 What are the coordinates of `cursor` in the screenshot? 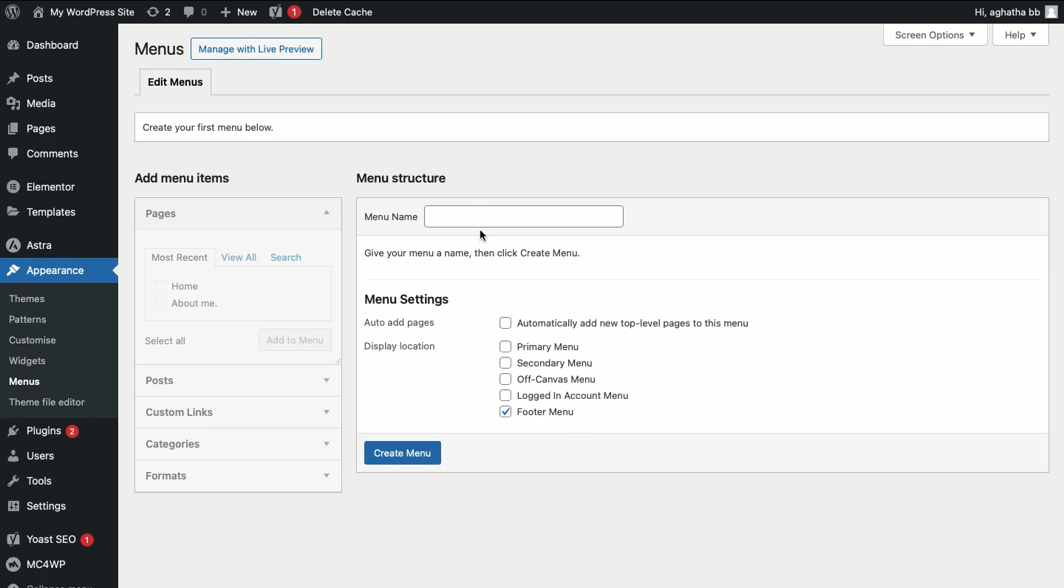 It's located at (484, 236).